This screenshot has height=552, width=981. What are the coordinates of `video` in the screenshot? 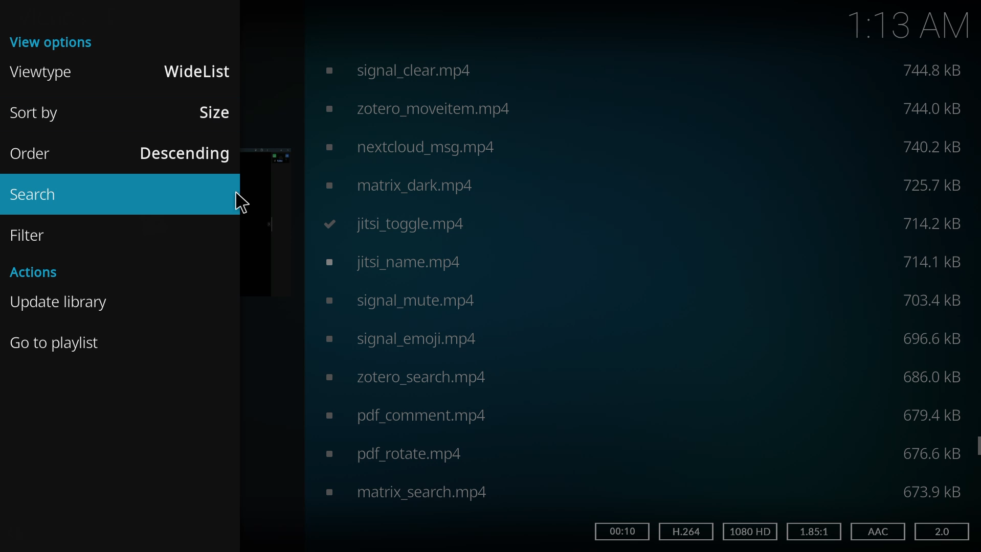 It's located at (396, 378).